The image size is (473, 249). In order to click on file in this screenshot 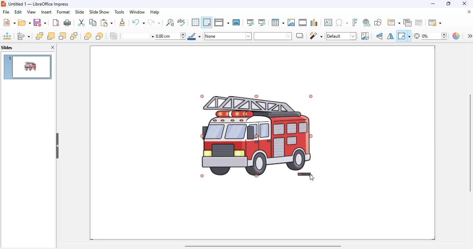, I will do `click(6, 12)`.